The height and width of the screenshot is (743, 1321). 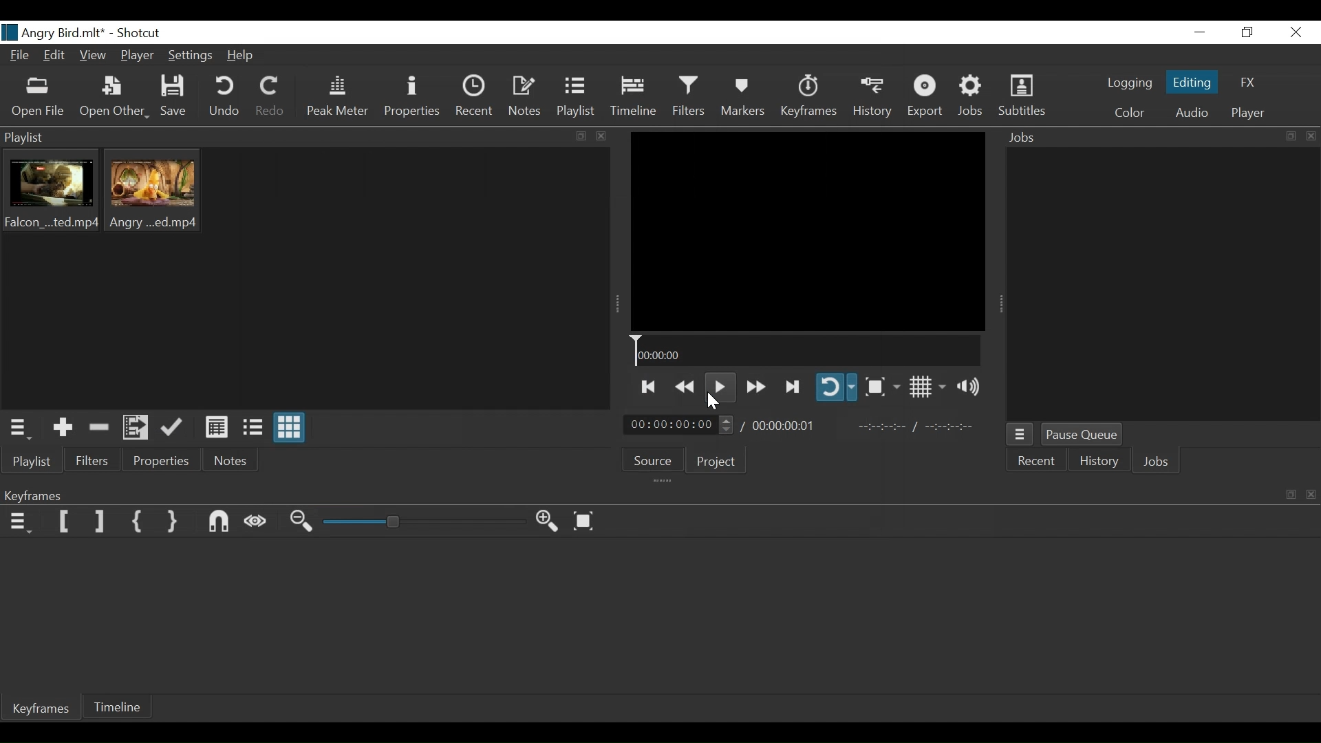 I want to click on Add files to Playlist, so click(x=134, y=428).